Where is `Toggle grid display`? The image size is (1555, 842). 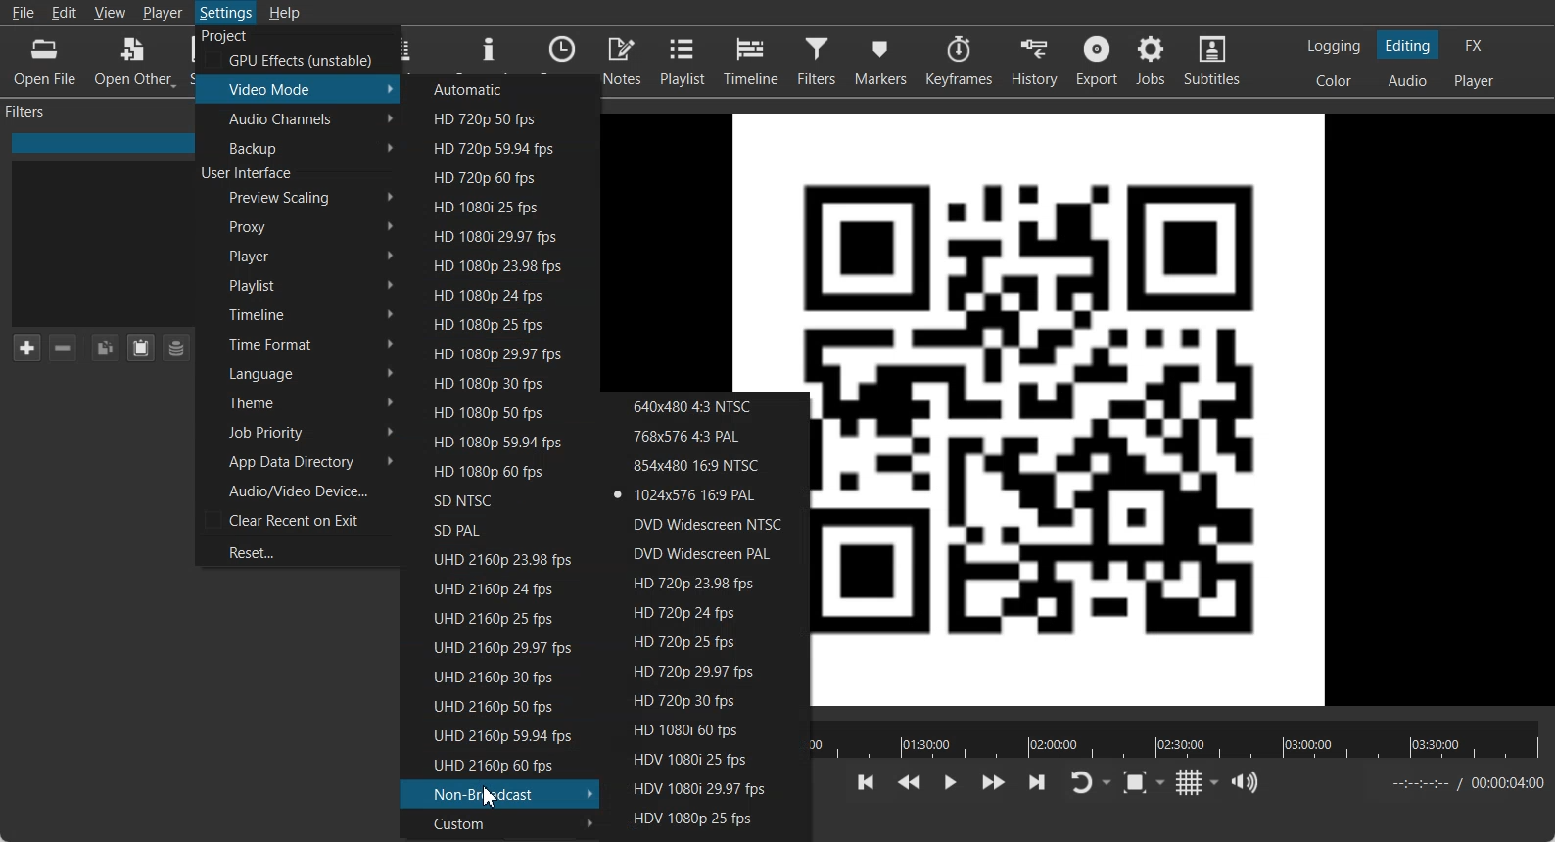
Toggle grid display is located at coordinates (1199, 782).